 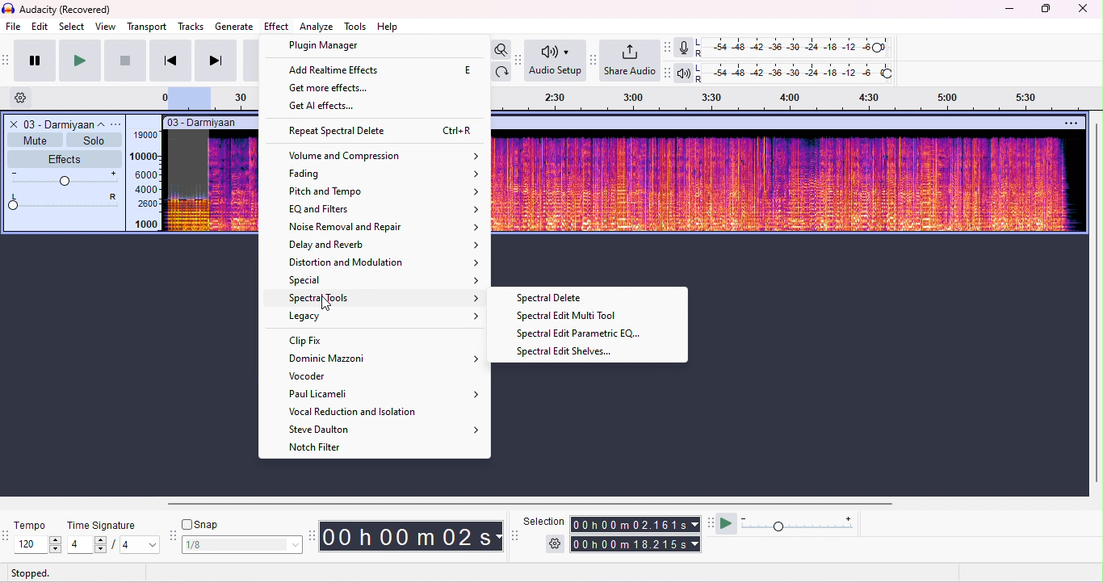 I want to click on get more effects, so click(x=337, y=90).